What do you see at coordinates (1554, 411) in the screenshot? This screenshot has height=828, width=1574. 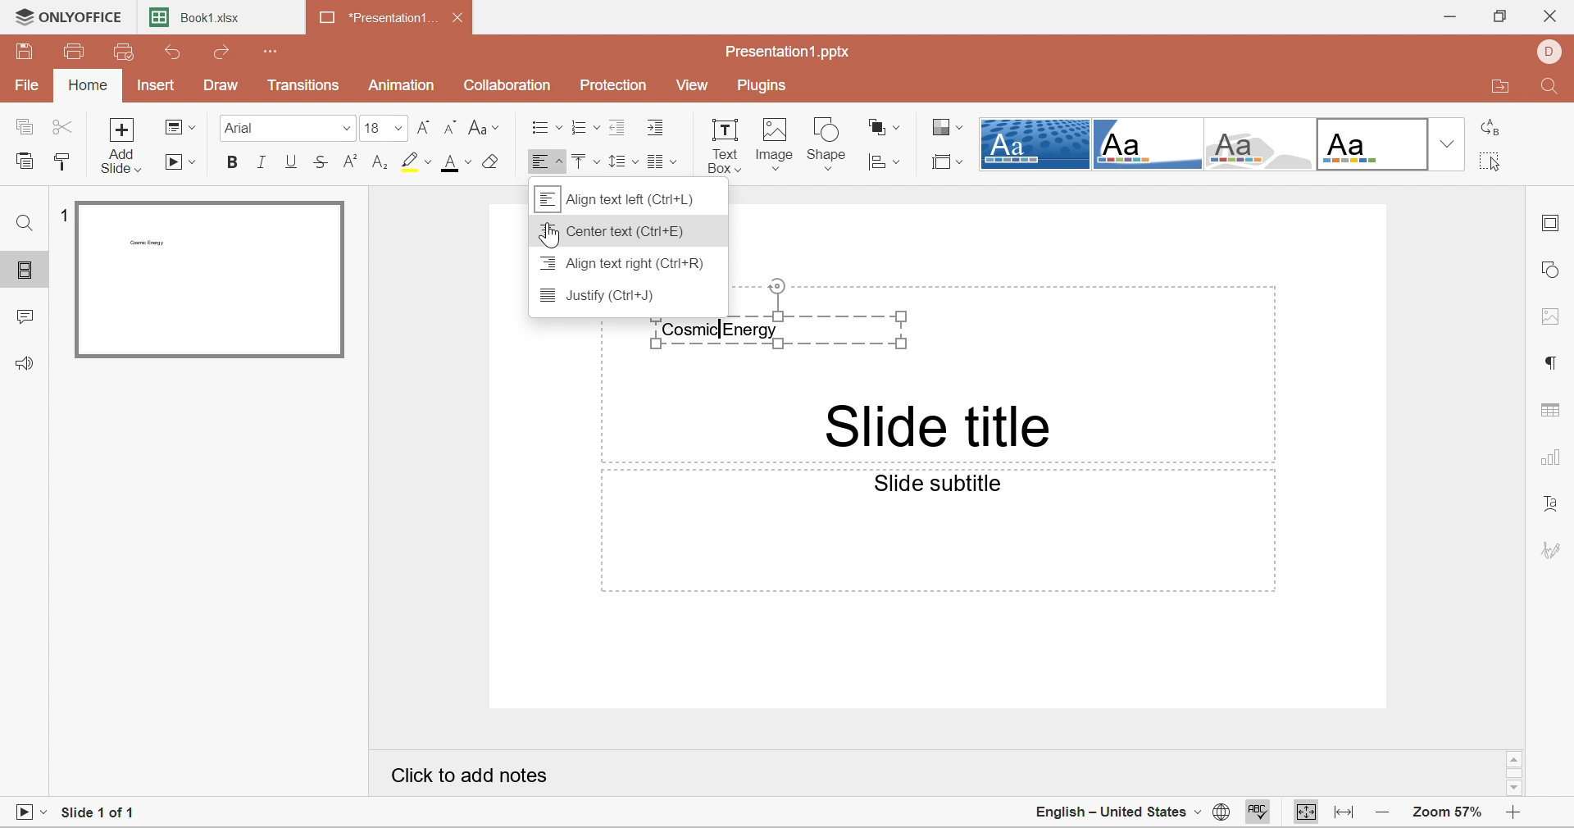 I see `Table settings` at bounding box center [1554, 411].